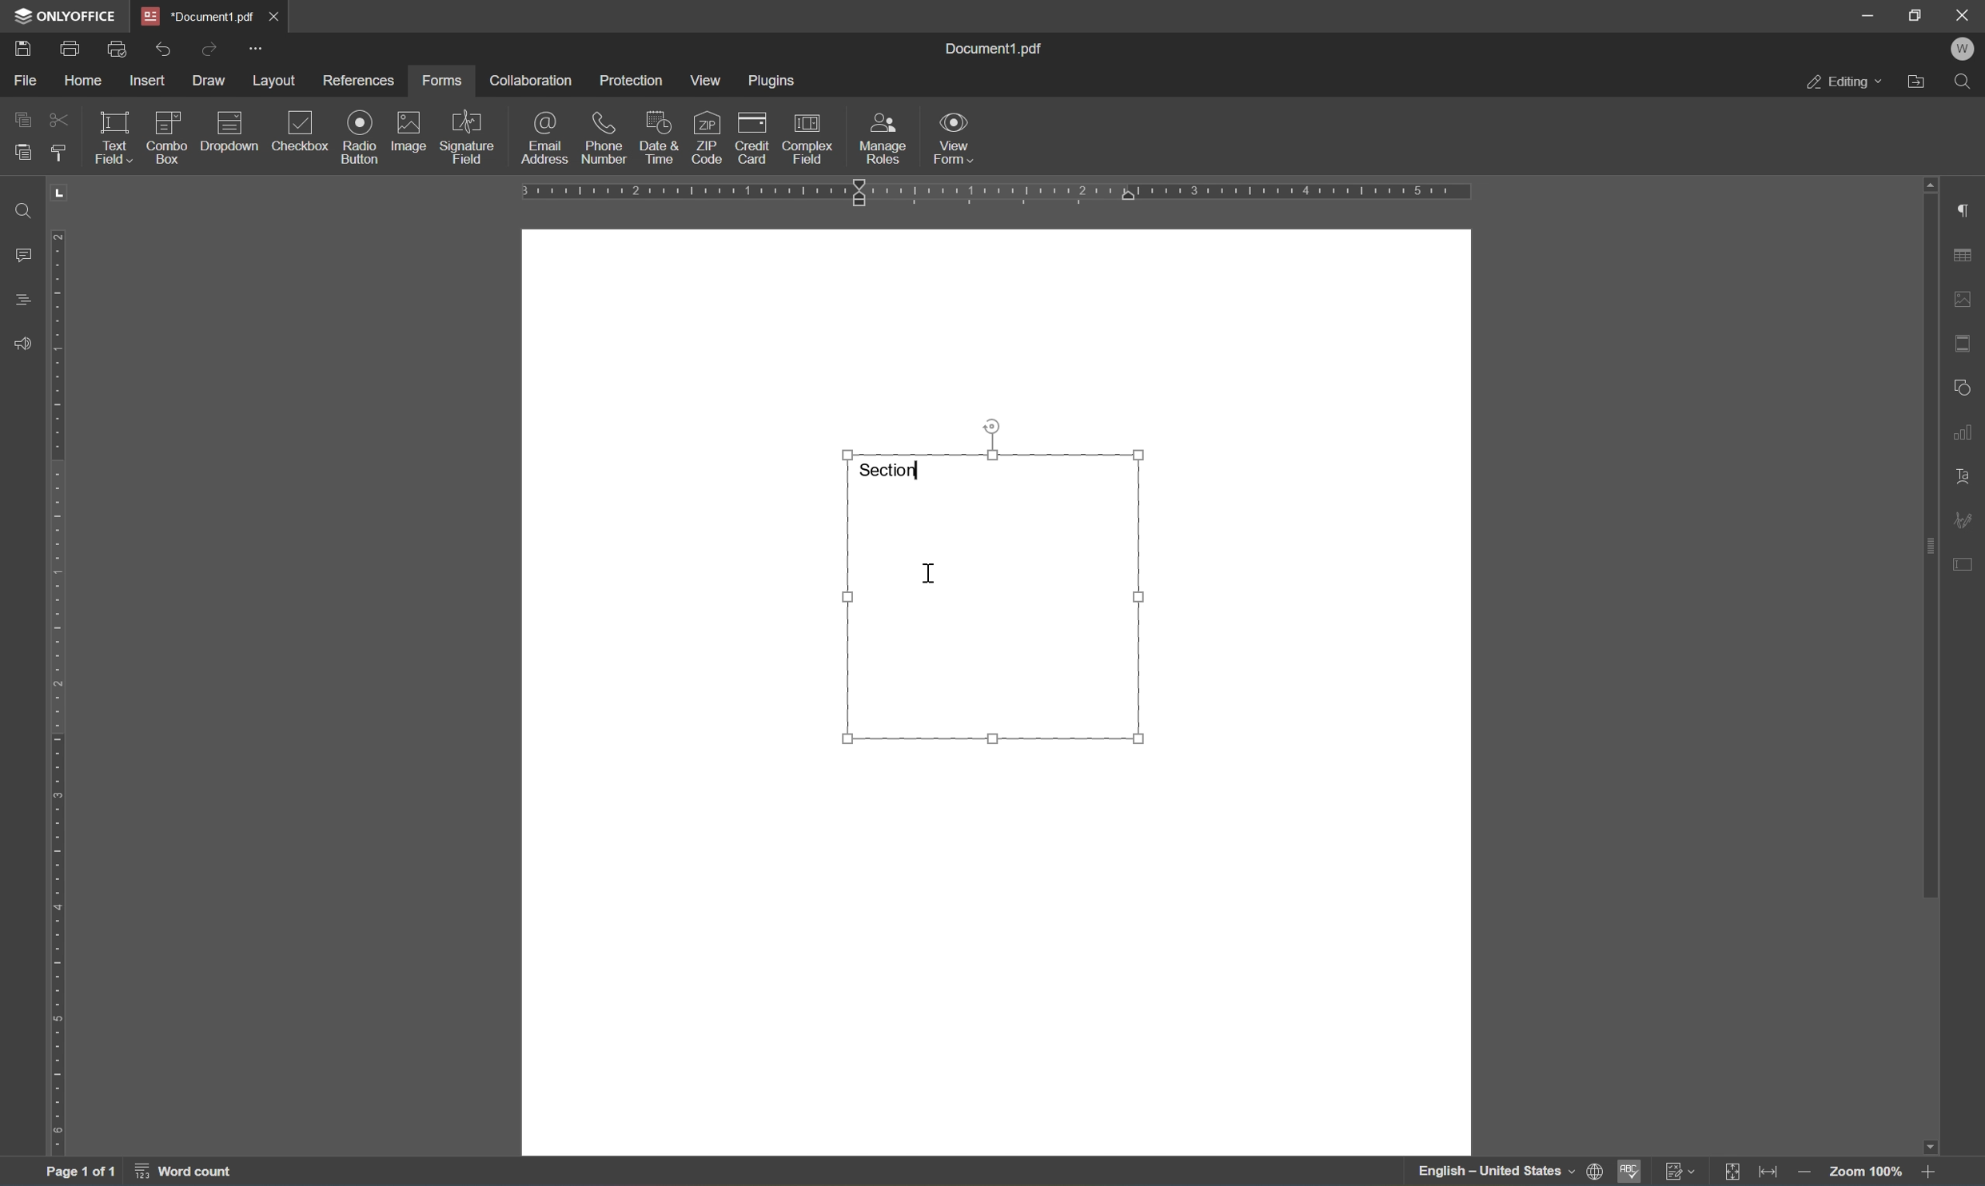 The height and width of the screenshot is (1186, 1985). What do you see at coordinates (274, 80) in the screenshot?
I see `layout` at bounding box center [274, 80].